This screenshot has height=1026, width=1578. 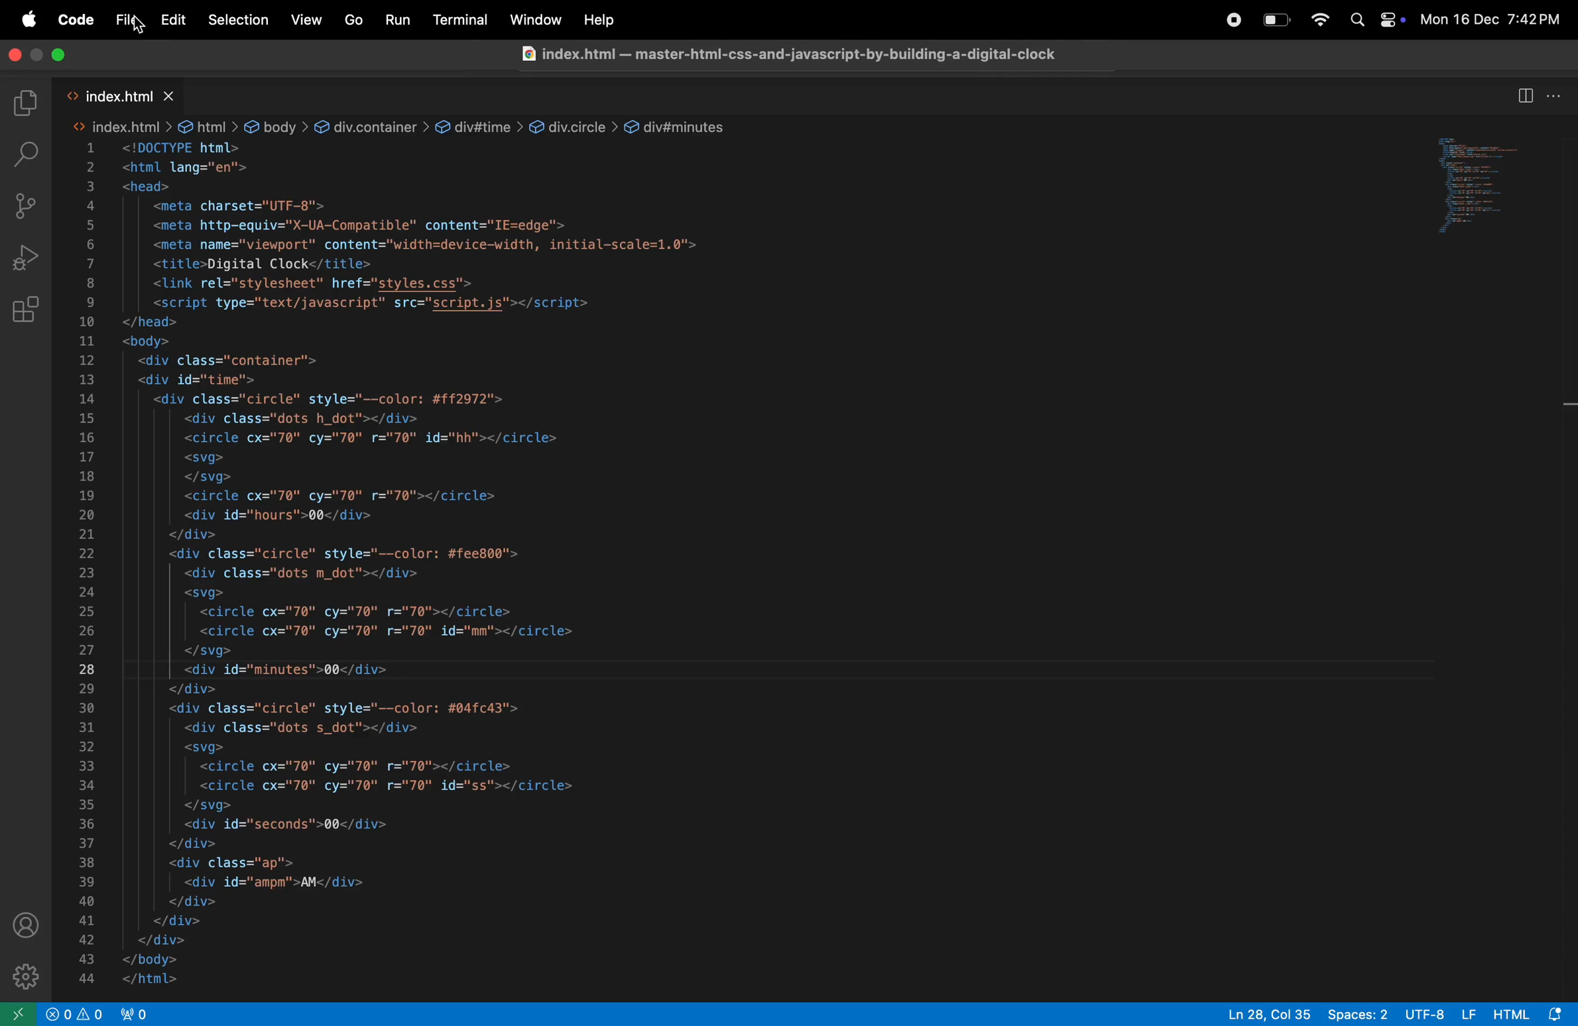 I want to click on Edit, so click(x=175, y=21).